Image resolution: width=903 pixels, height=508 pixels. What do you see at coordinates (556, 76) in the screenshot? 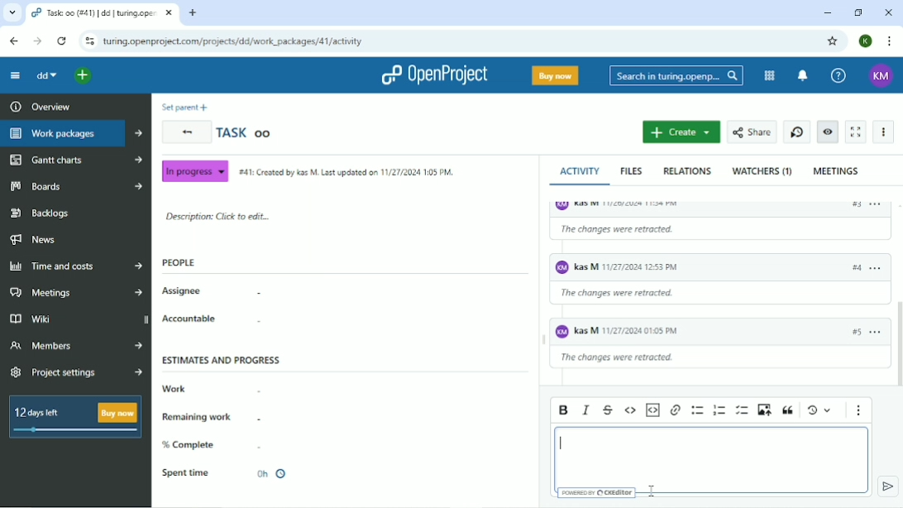
I see `Buy now` at bounding box center [556, 76].